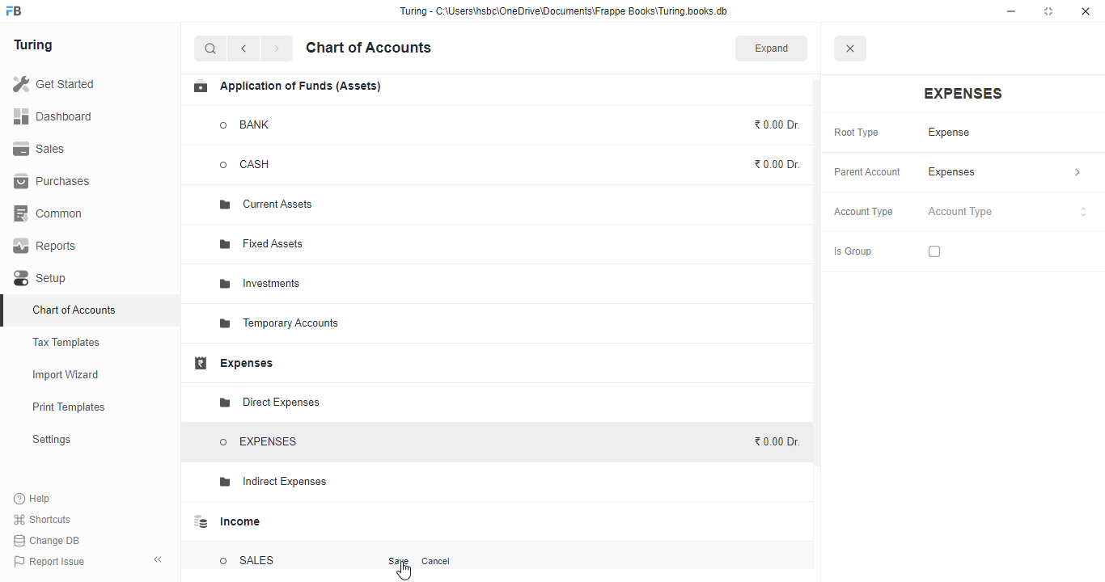 This screenshot has height=582, width=1105. I want to click on get started, so click(53, 83).